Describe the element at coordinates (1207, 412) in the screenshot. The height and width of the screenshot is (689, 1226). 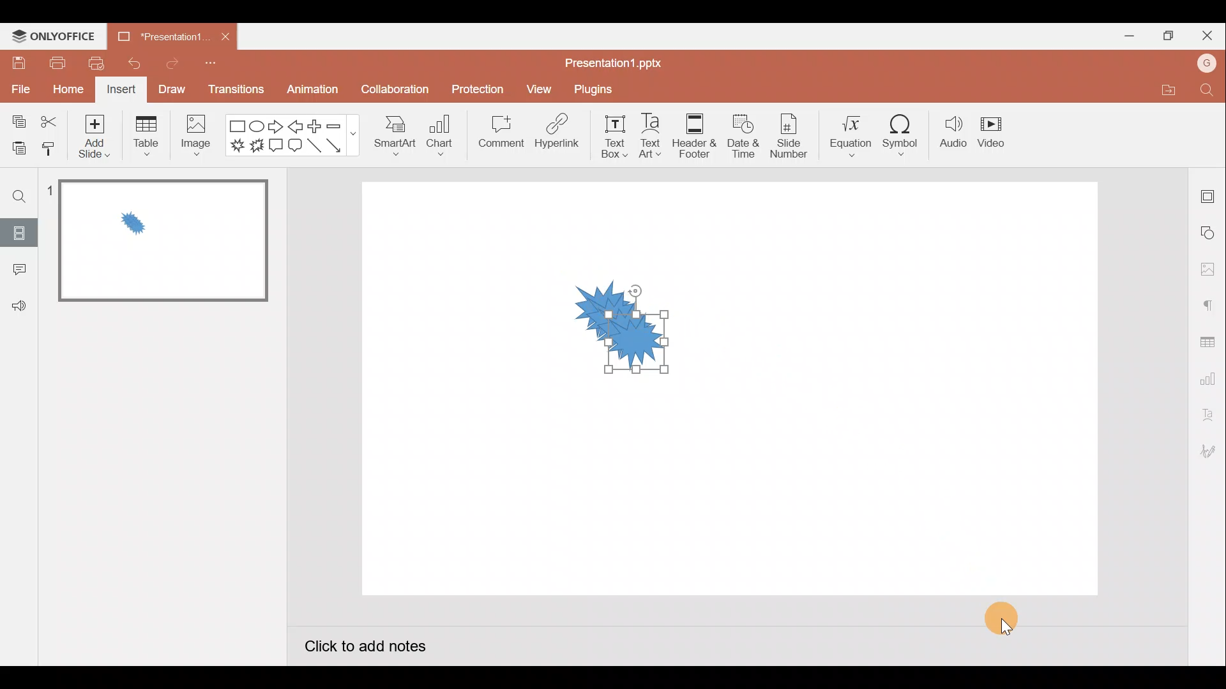
I see `Text Art settings` at that location.